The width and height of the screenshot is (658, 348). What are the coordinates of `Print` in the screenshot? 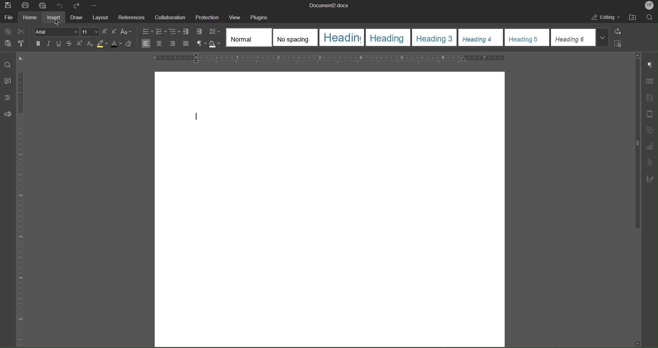 It's located at (26, 5).